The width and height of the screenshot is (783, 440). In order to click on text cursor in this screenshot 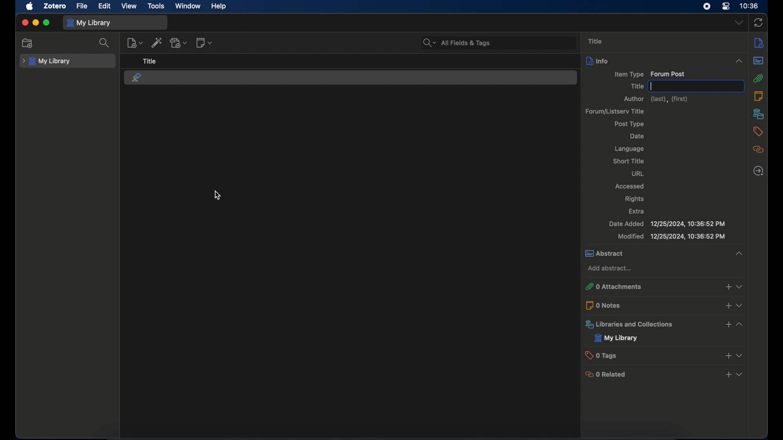, I will do `click(652, 86)`.